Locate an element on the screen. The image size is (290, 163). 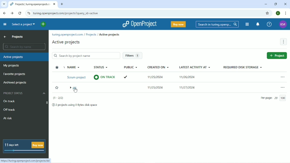
On track is located at coordinates (11, 101).